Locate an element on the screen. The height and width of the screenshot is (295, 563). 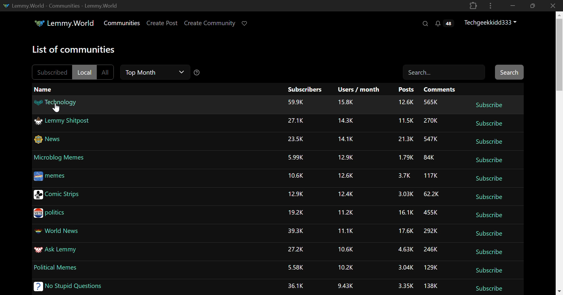
14.3K is located at coordinates (345, 121).